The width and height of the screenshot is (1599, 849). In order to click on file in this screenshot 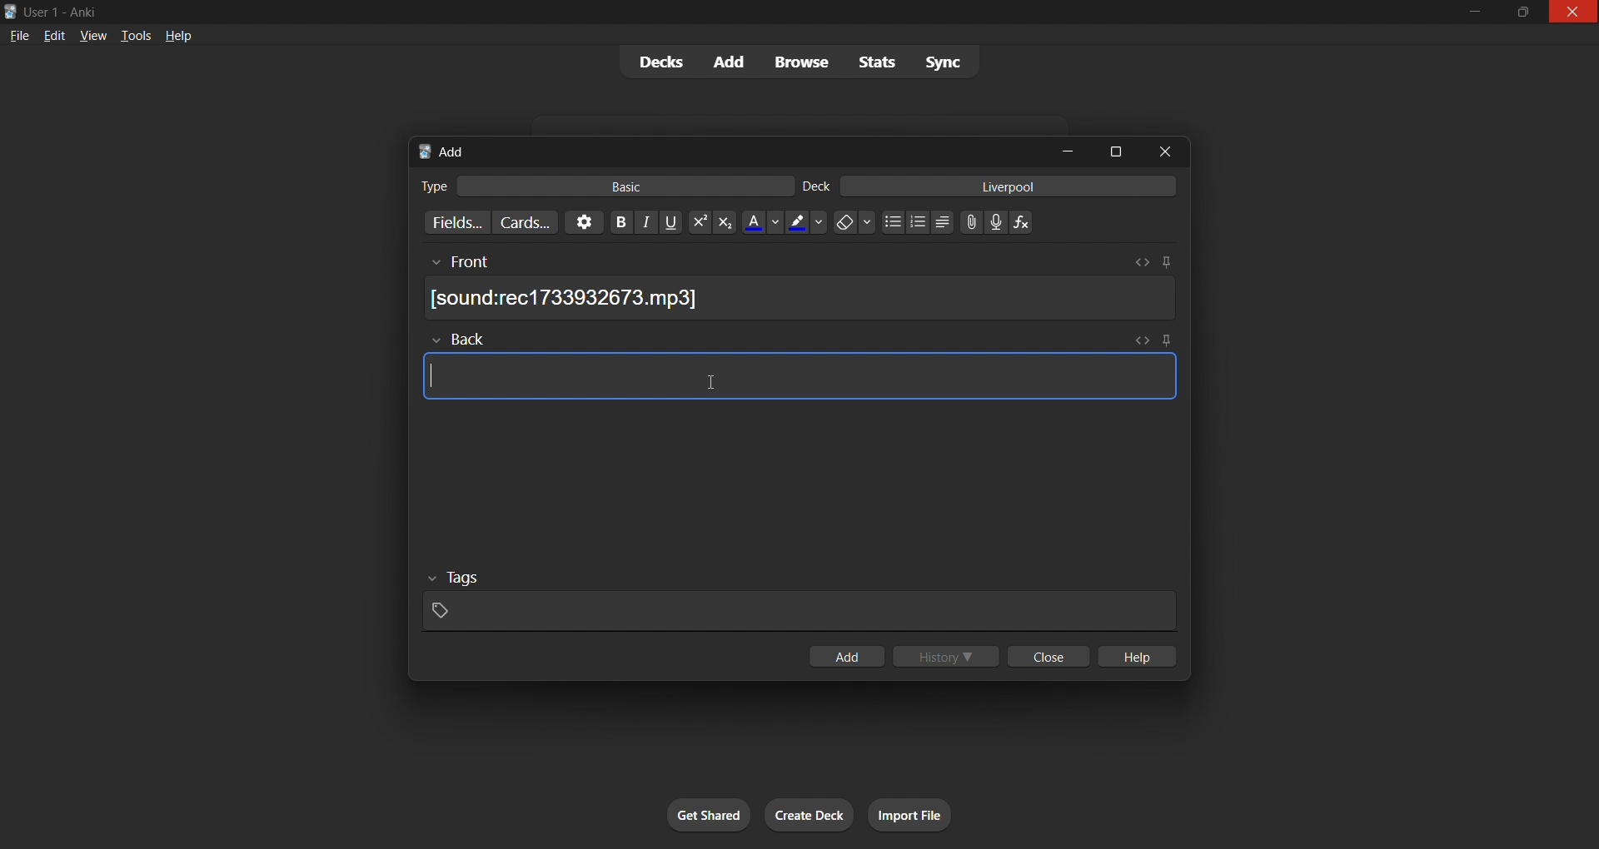, I will do `click(16, 37)`.